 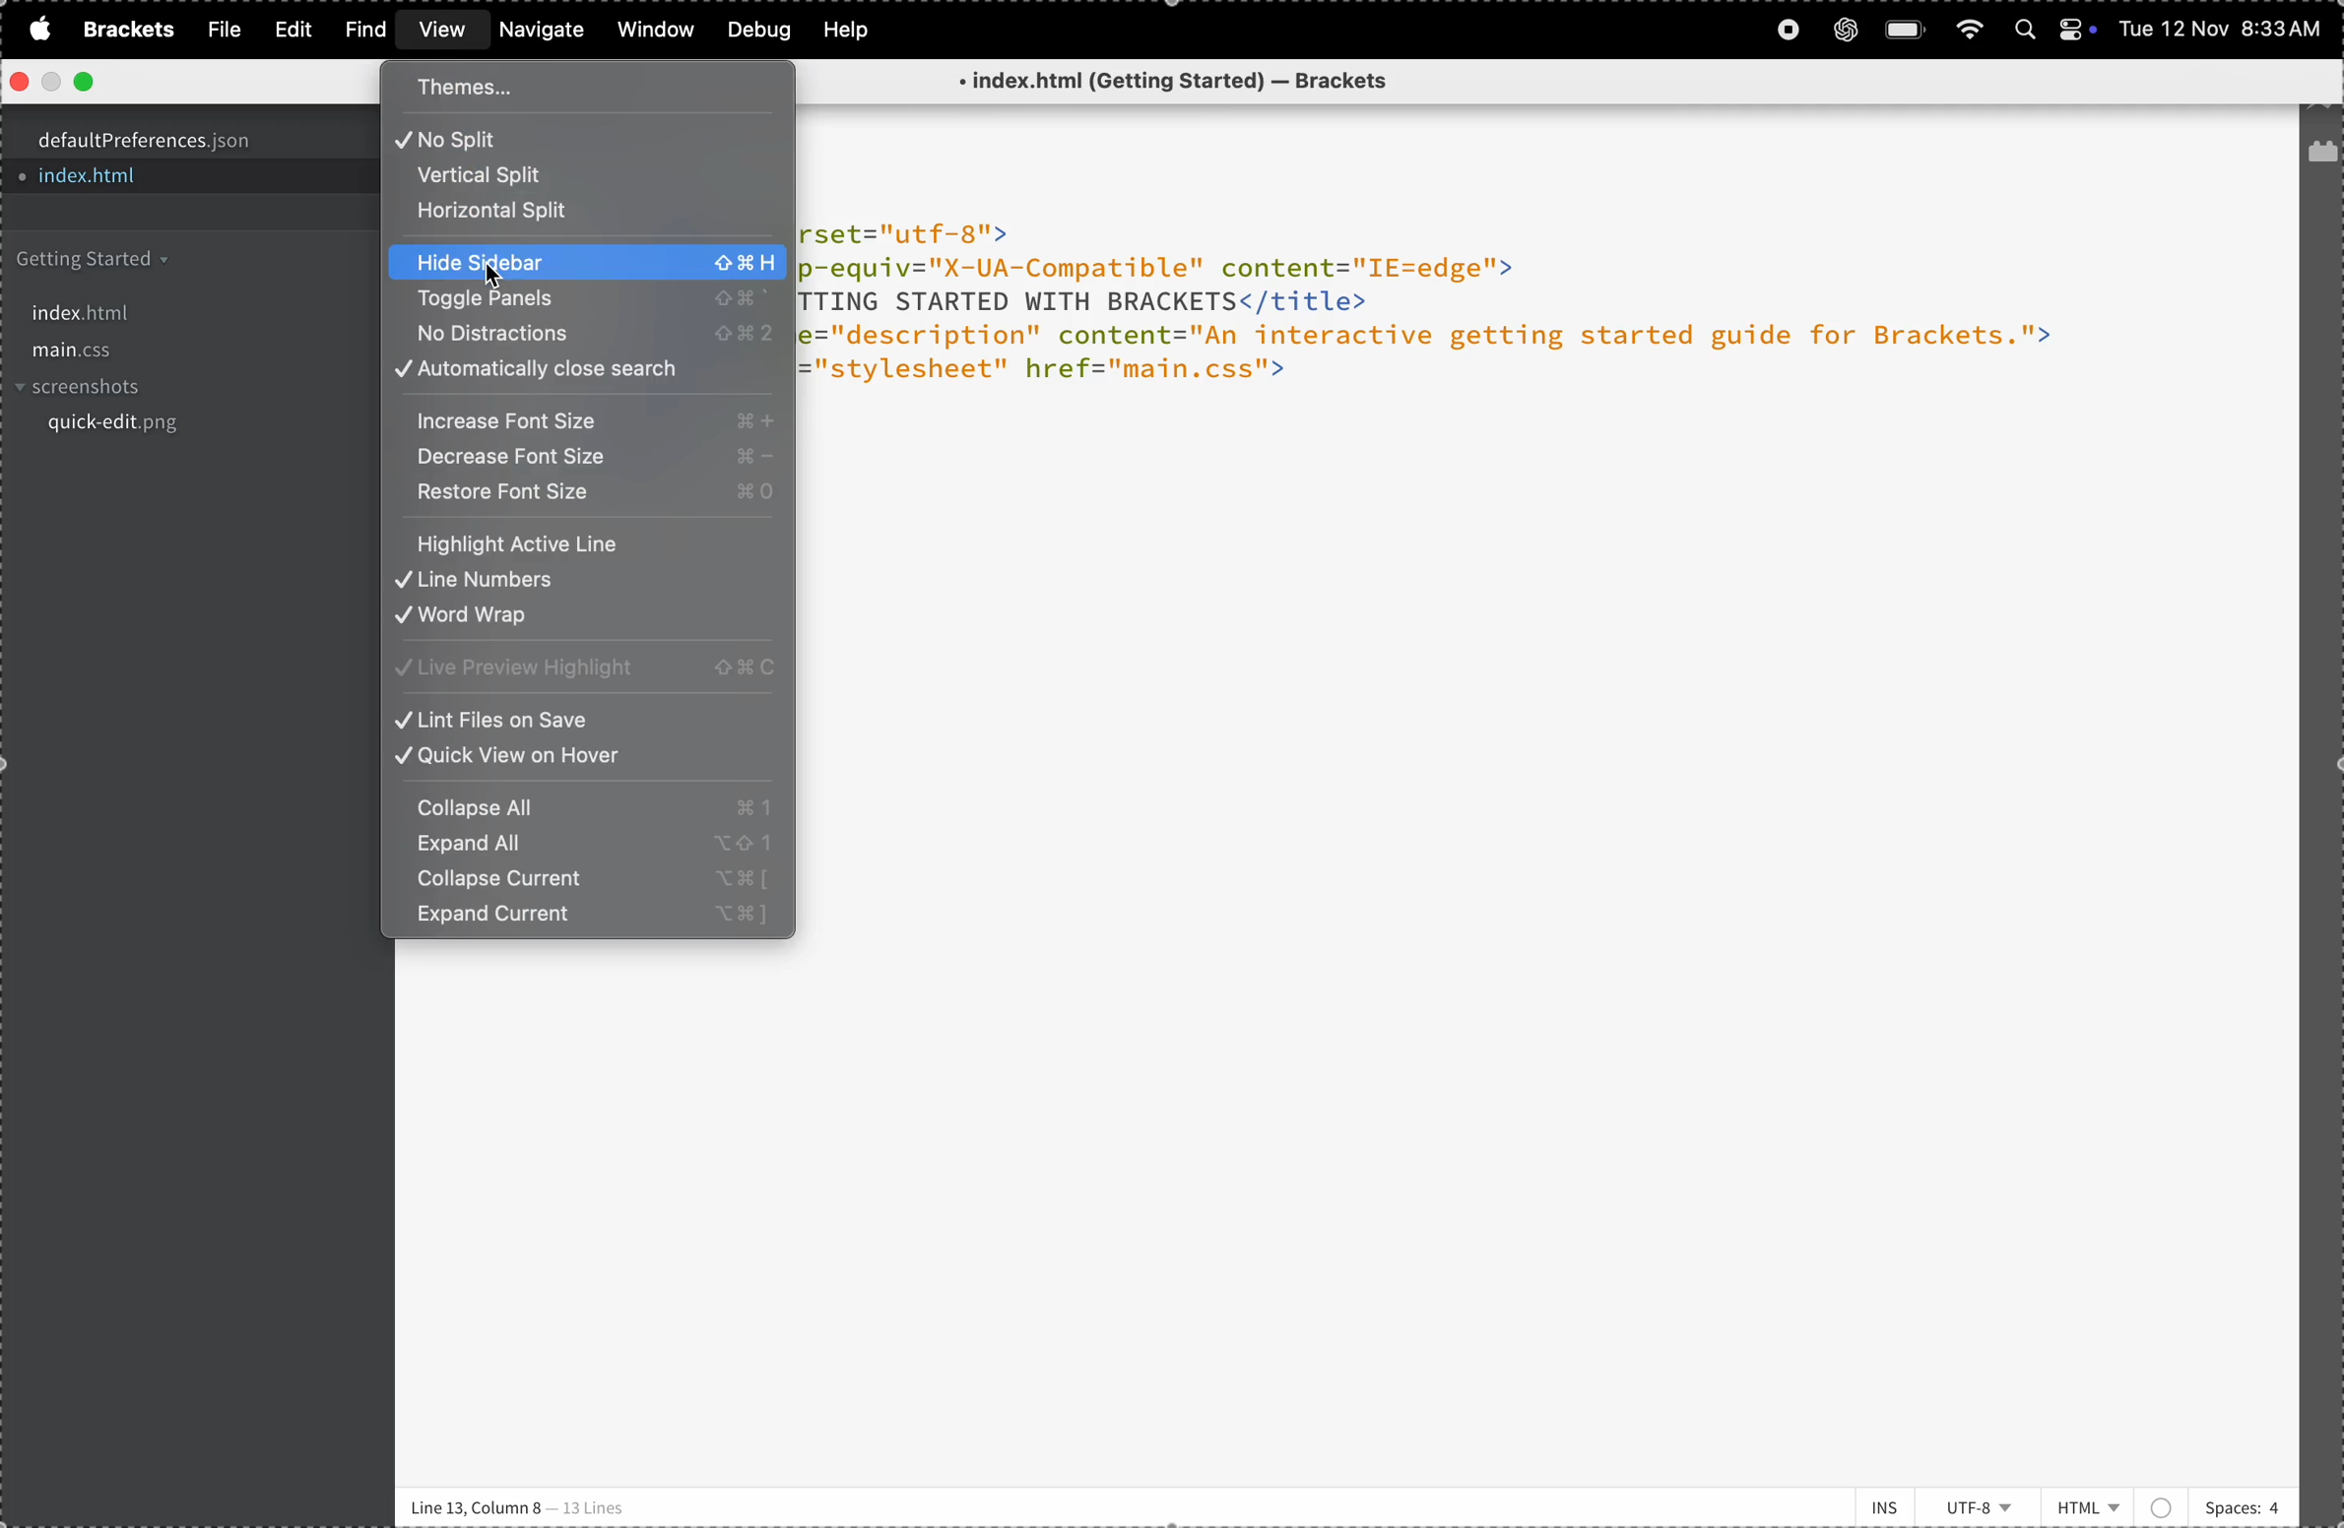 What do you see at coordinates (1874, 1504) in the screenshot?
I see `ins` at bounding box center [1874, 1504].